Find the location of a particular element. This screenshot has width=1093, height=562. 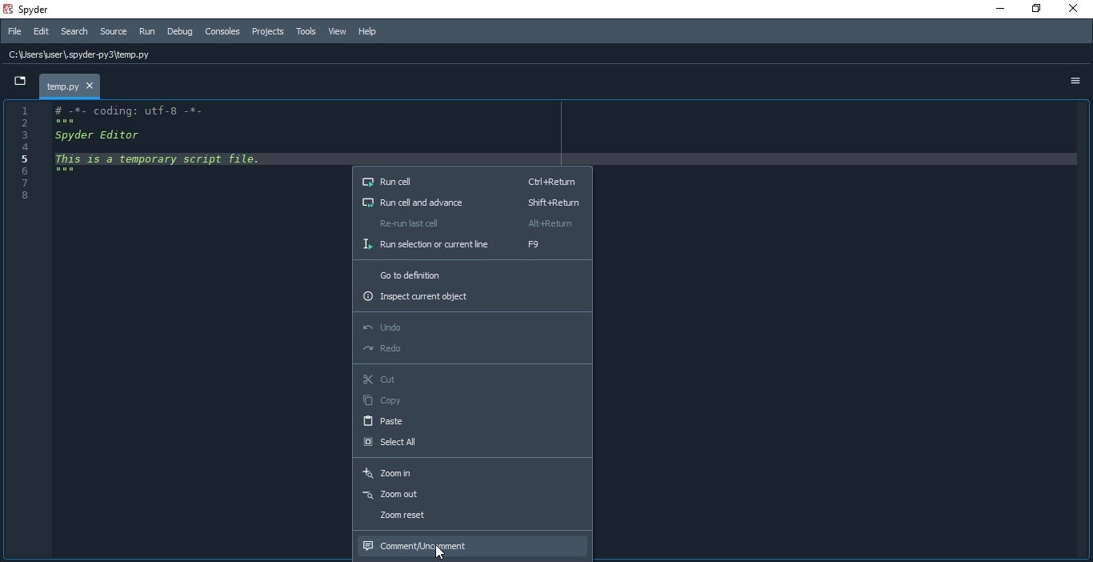

file location is located at coordinates (88, 54).